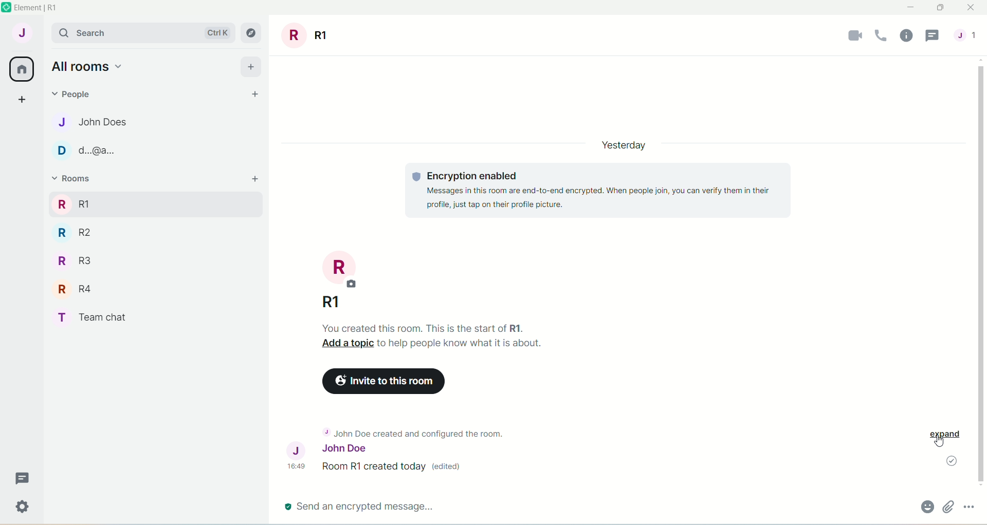  What do you see at coordinates (881, 36) in the screenshot?
I see `voice call` at bounding box center [881, 36].